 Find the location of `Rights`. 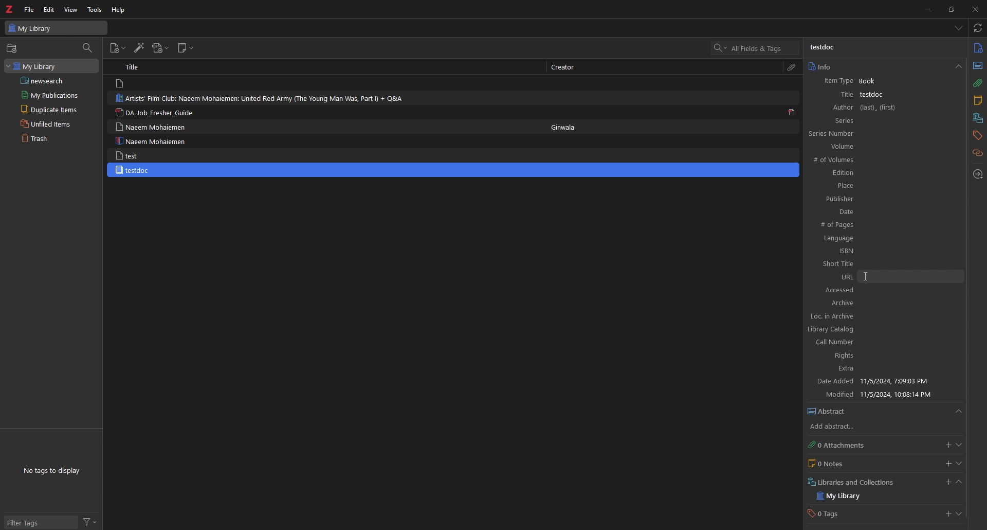

Rights is located at coordinates (880, 357).